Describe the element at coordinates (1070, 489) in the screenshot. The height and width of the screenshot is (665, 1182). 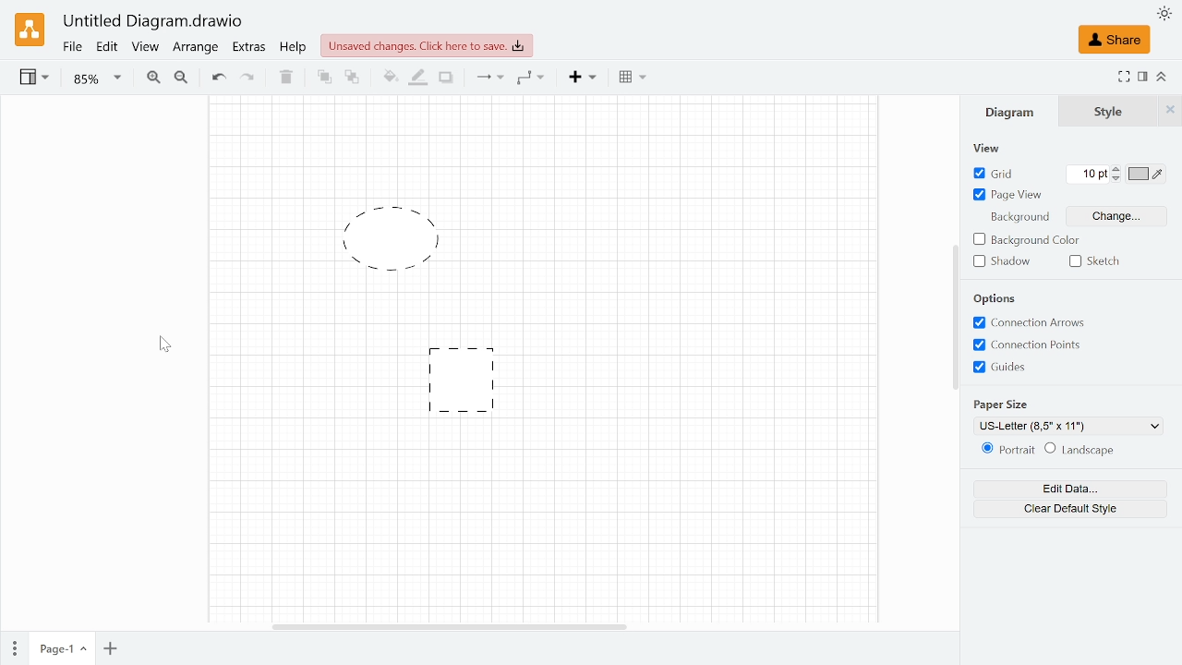
I see `Edit data` at that location.